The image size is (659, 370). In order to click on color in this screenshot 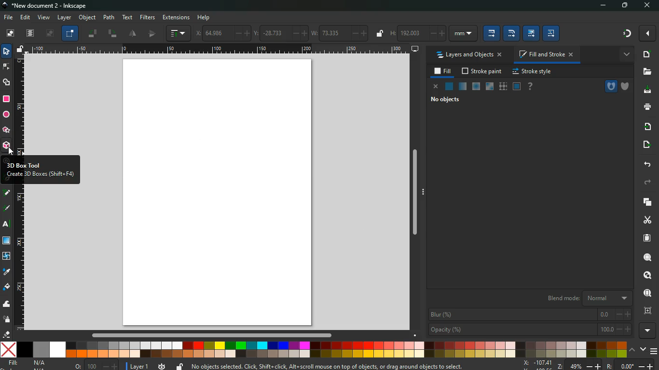, I will do `click(314, 349)`.